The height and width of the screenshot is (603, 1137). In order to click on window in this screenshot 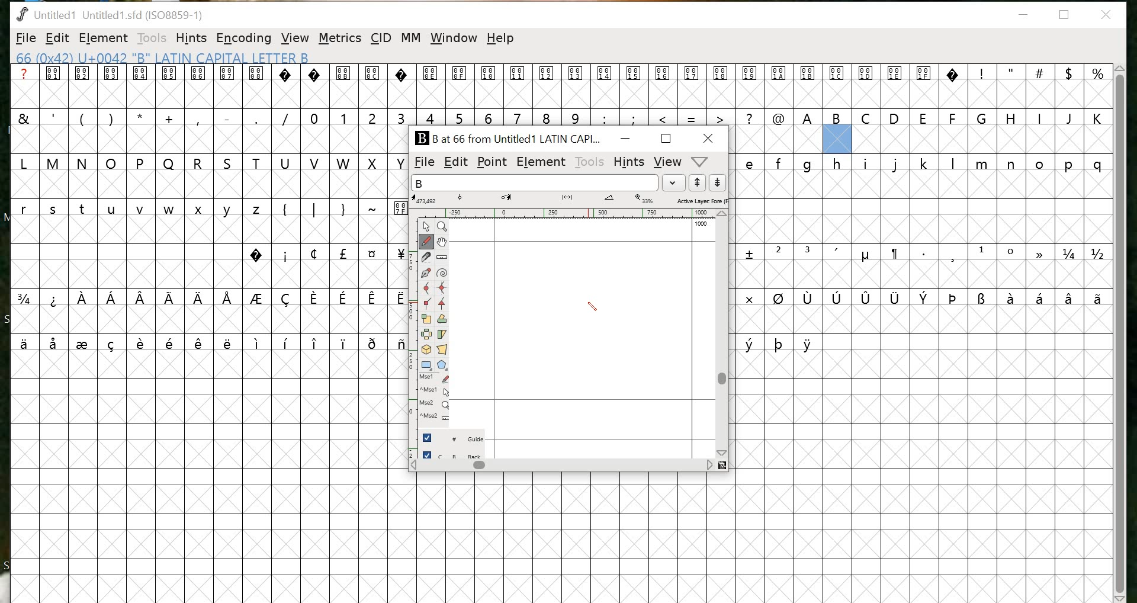, I will do `click(454, 39)`.